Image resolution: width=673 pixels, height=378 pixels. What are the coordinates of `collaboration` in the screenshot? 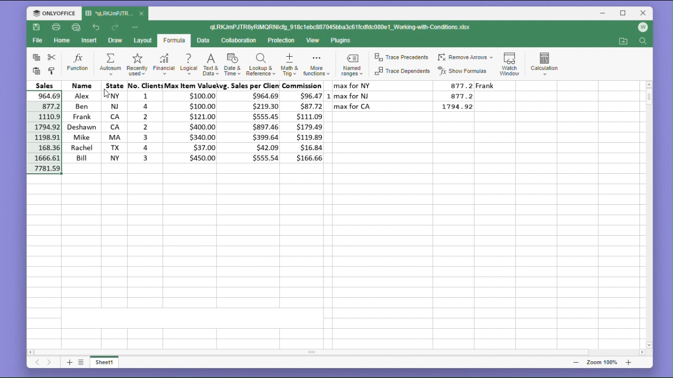 It's located at (241, 41).